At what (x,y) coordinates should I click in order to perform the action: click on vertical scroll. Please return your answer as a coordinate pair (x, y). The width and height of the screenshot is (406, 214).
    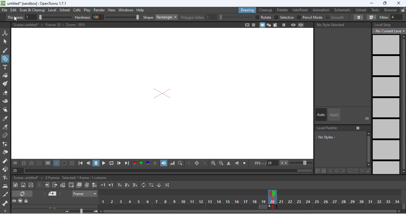
    Looking at the image, I should click on (369, 147).